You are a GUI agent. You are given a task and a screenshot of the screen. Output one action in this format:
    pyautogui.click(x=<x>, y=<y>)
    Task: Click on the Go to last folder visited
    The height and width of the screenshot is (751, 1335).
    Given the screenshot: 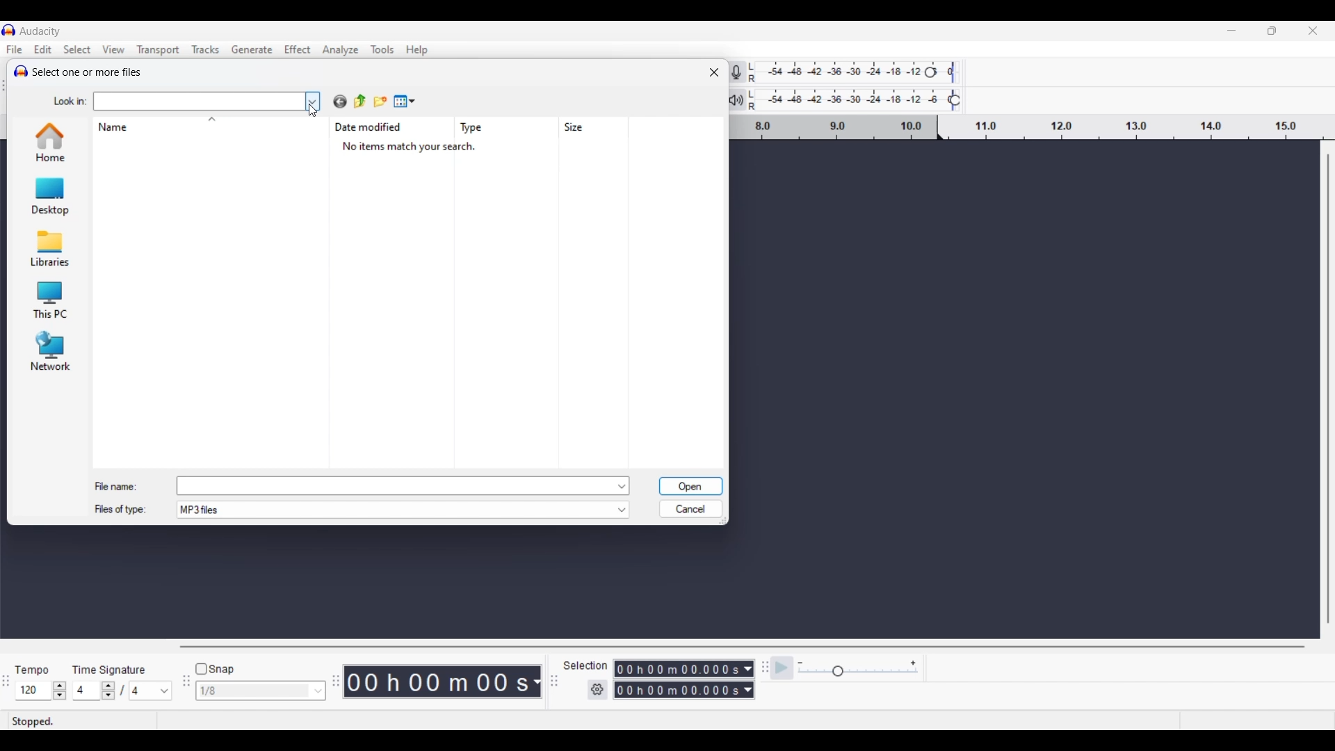 What is the action you would take?
    pyautogui.click(x=340, y=102)
    